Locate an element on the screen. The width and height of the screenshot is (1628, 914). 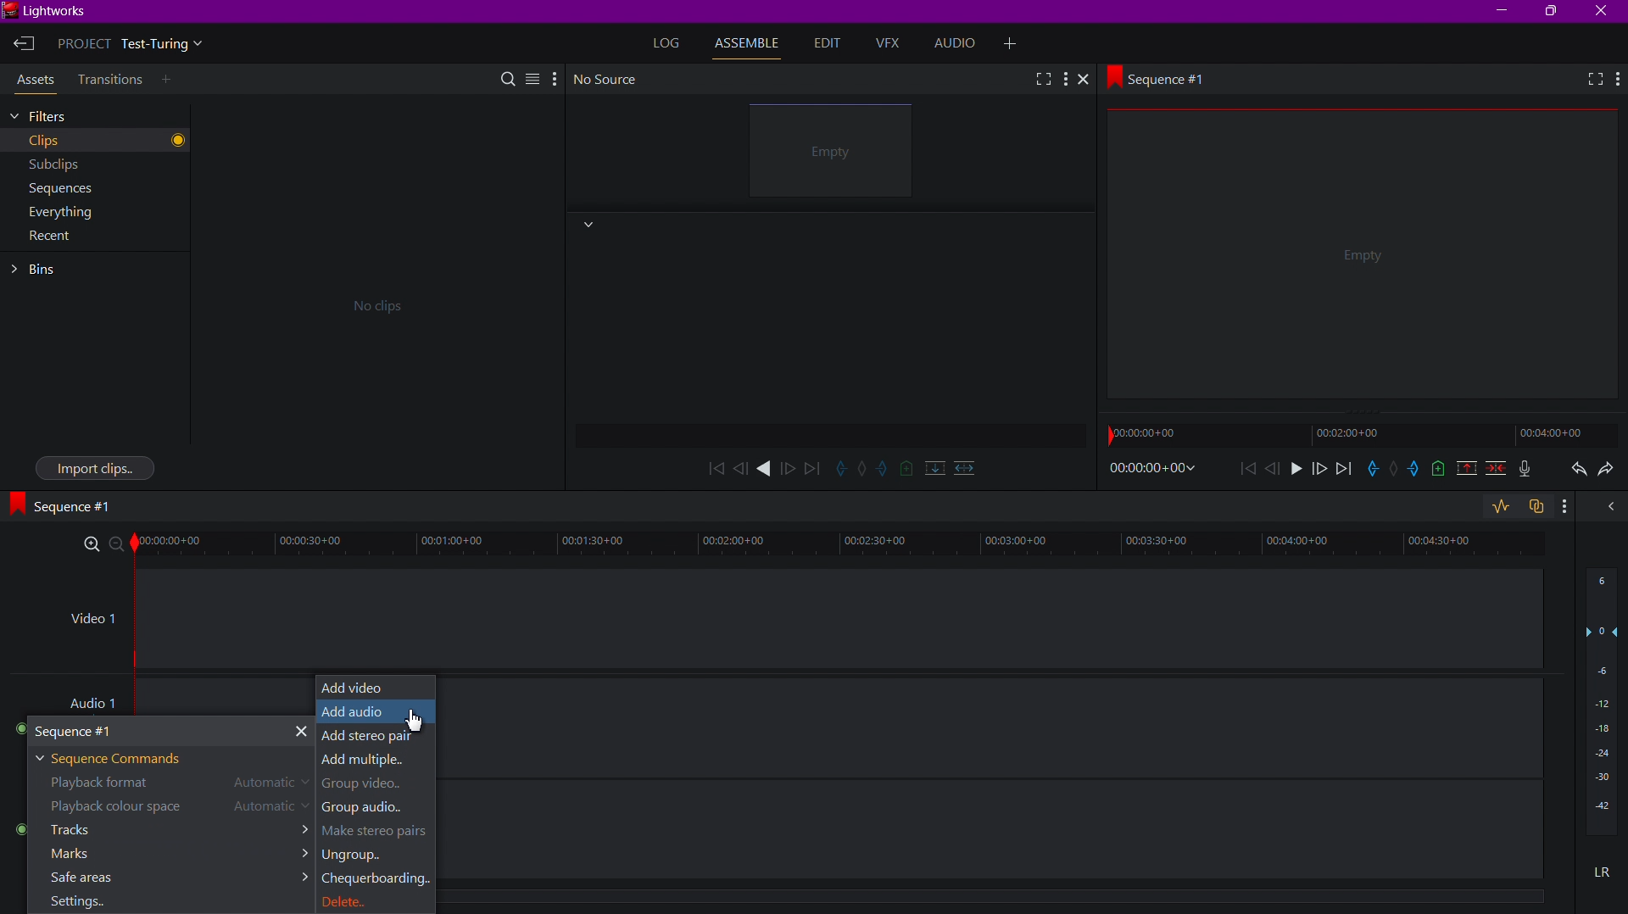
Undo is located at coordinates (1575, 471).